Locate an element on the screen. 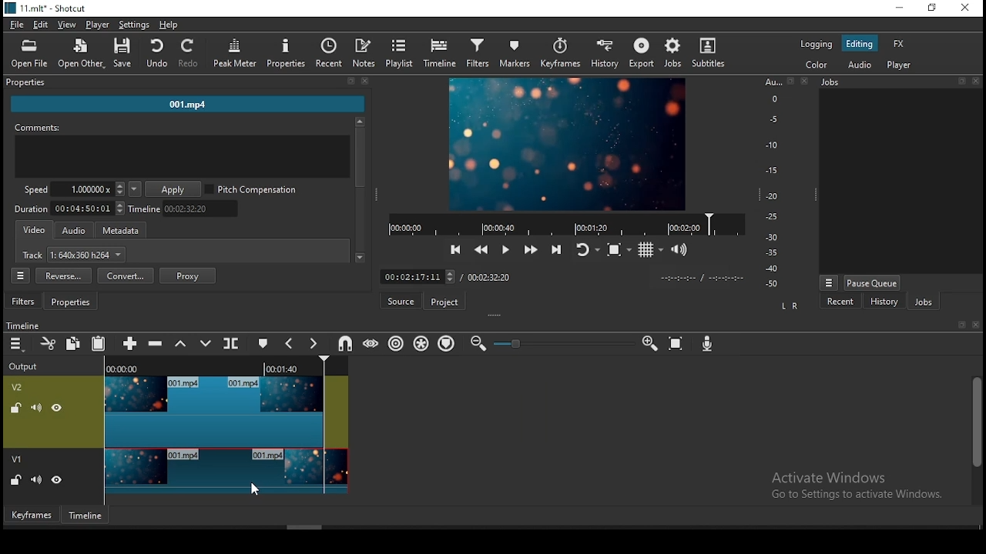  L R is located at coordinates (789, 307).